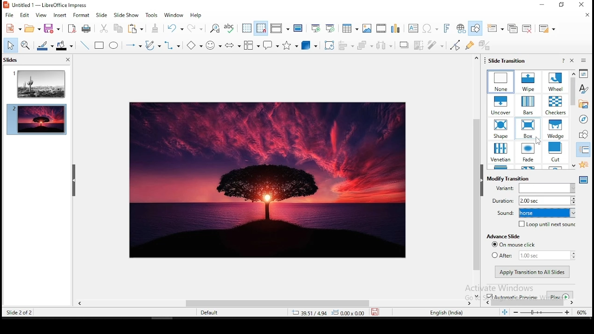 The image size is (594, 334). What do you see at coordinates (45, 5) in the screenshot?
I see `icon and filename` at bounding box center [45, 5].